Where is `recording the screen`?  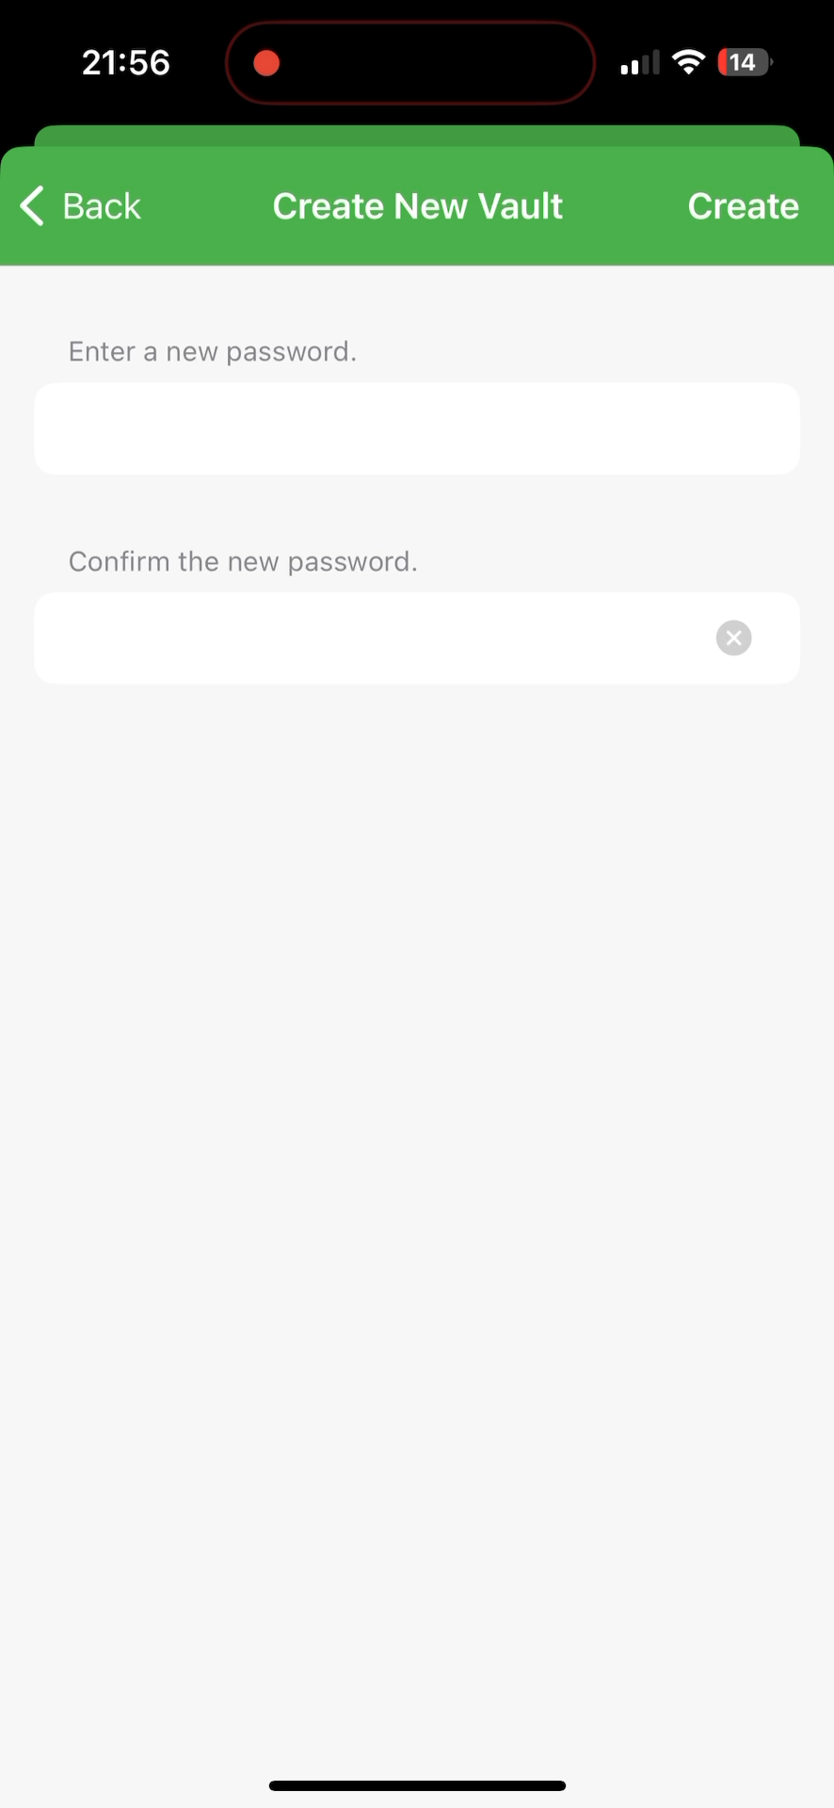 recording the screen is located at coordinates (266, 59).